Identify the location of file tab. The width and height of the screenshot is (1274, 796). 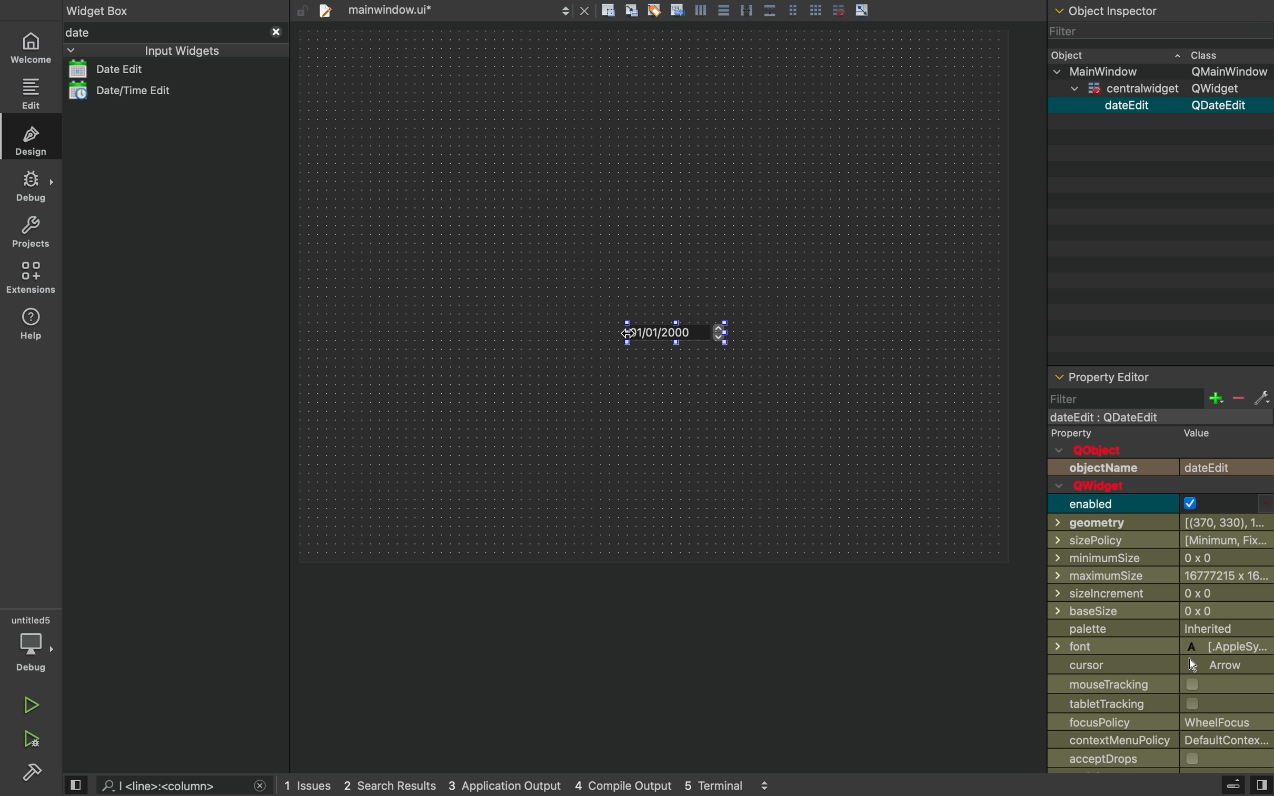
(431, 9).